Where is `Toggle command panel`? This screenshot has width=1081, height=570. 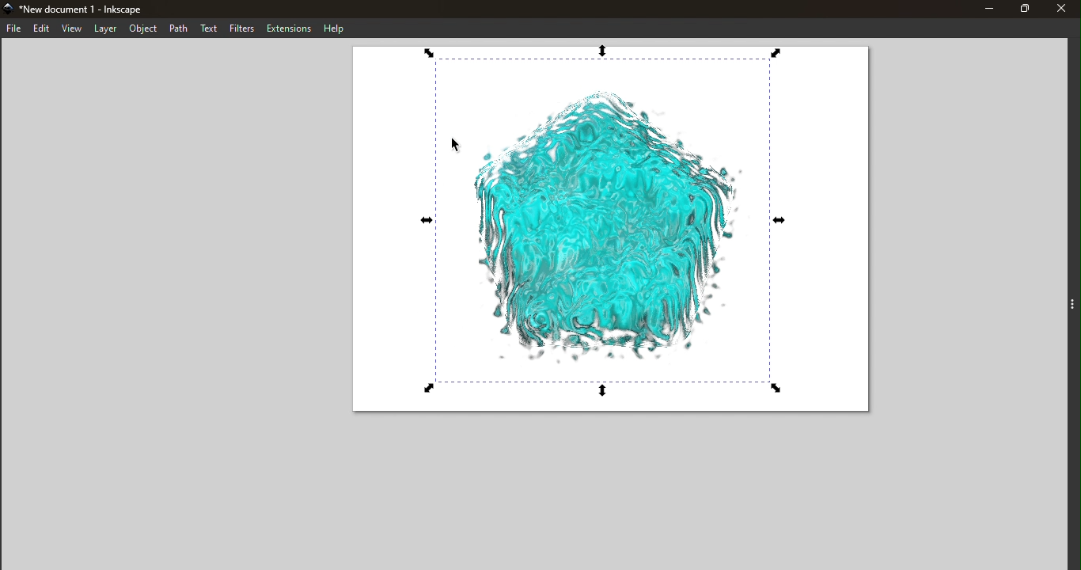 Toggle command panel is located at coordinates (1074, 306).